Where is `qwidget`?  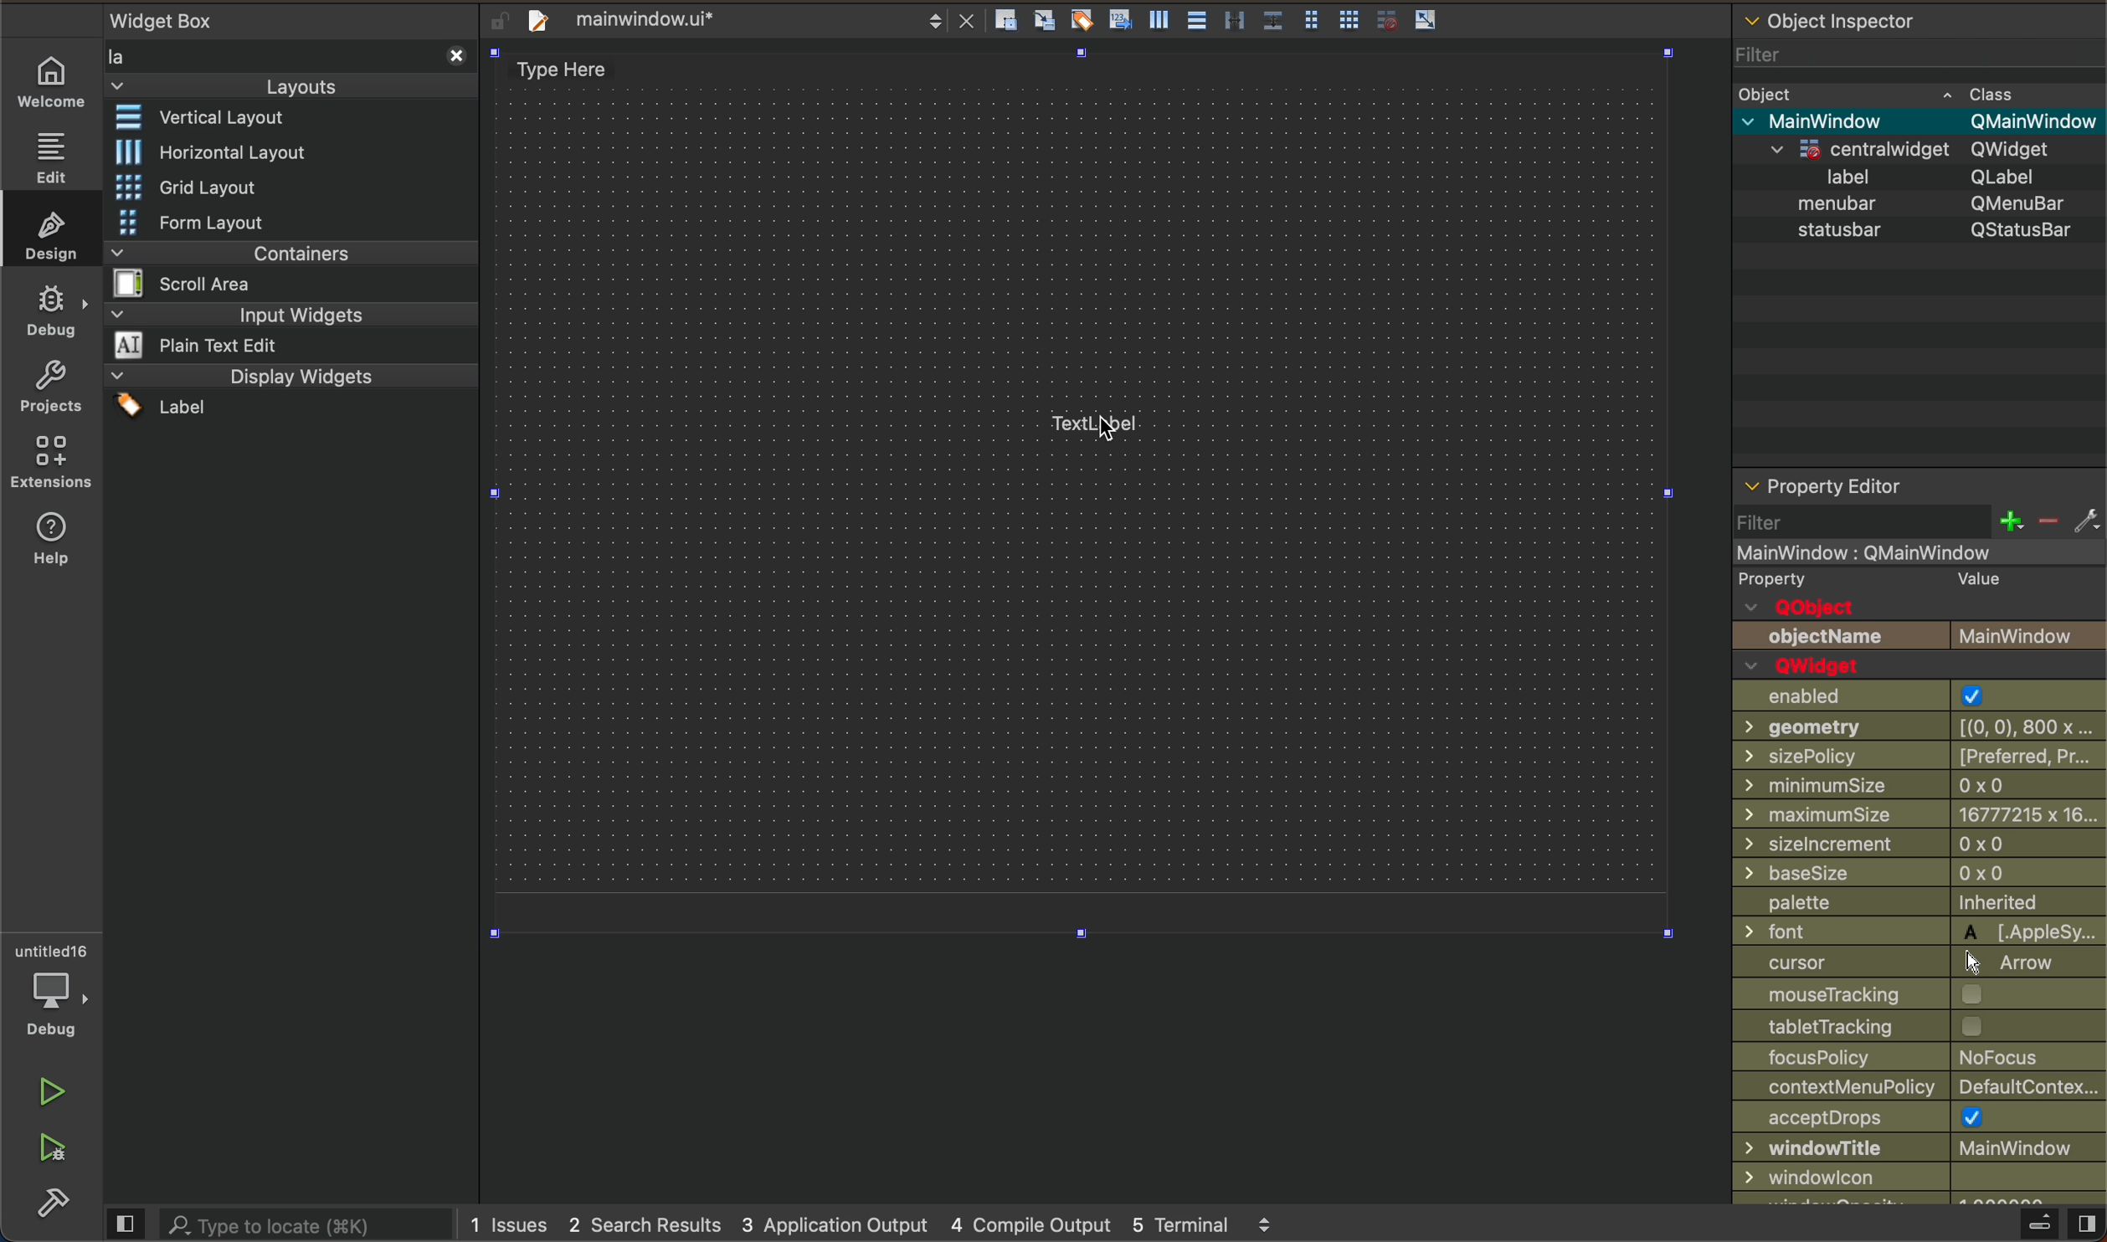 qwidget is located at coordinates (1913, 151).